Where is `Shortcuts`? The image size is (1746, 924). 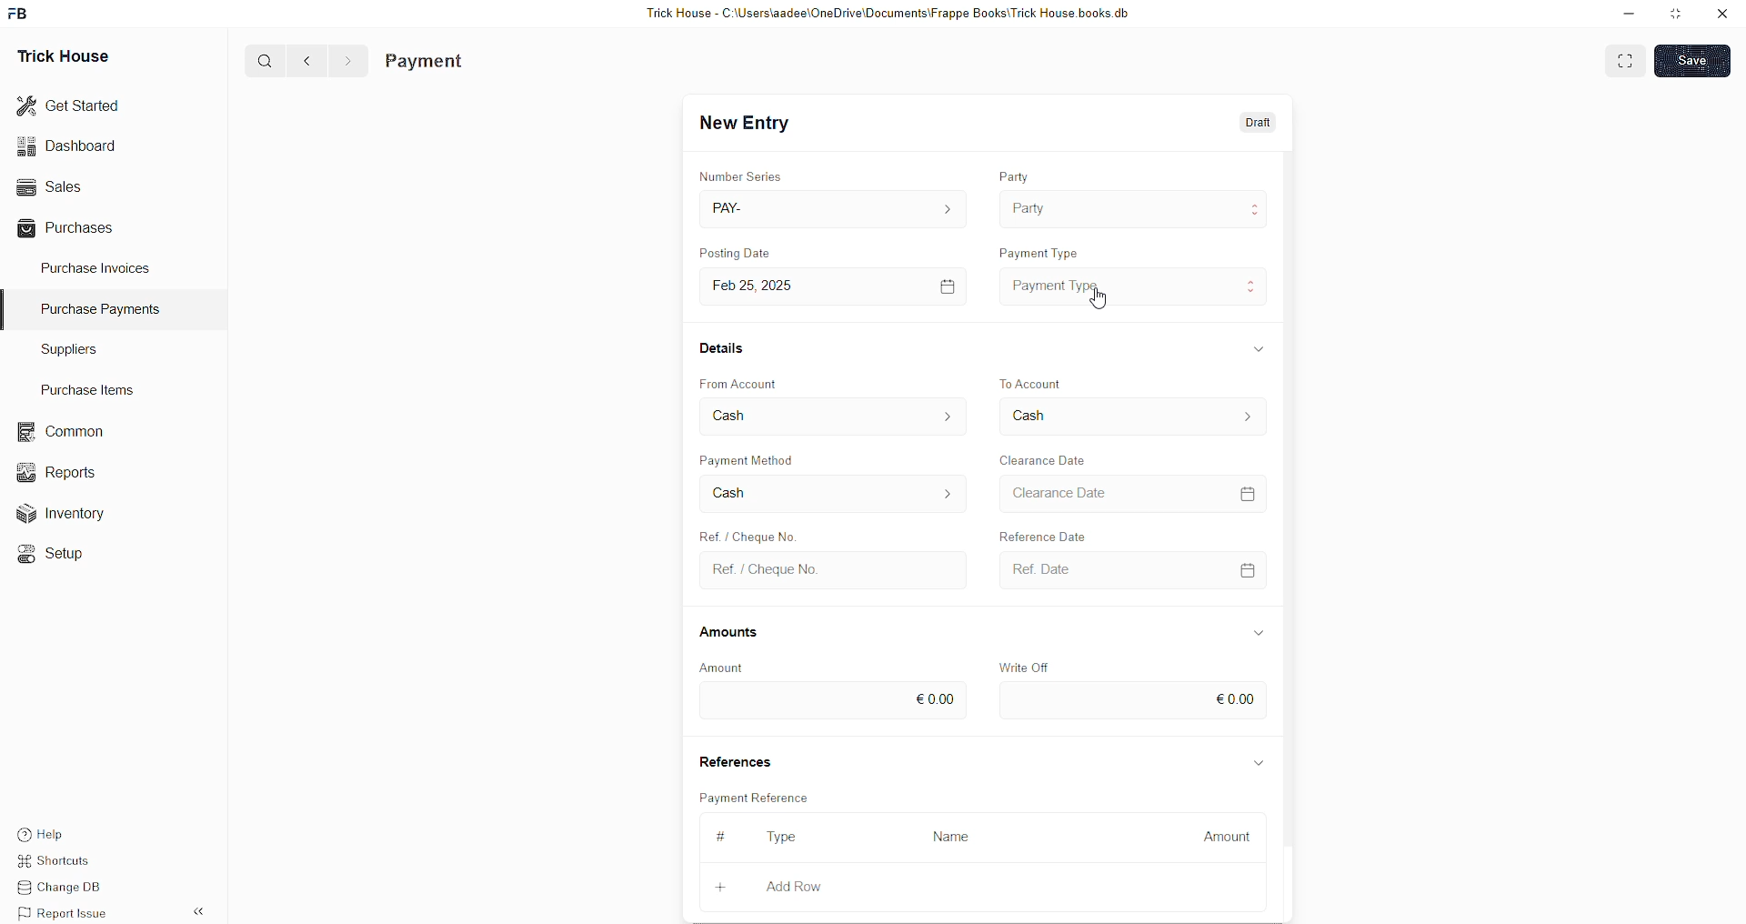
Shortcuts is located at coordinates (65, 863).